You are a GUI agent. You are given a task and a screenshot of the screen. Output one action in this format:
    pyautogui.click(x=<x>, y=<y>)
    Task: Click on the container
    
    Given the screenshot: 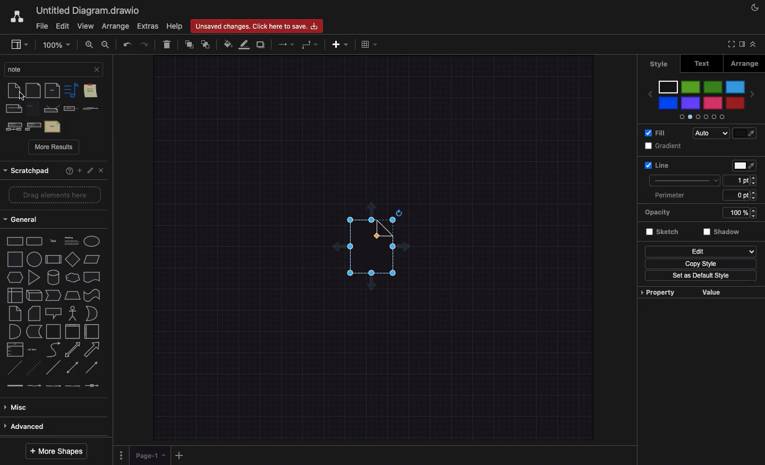 What is the action you would take?
    pyautogui.click(x=53, y=331)
    